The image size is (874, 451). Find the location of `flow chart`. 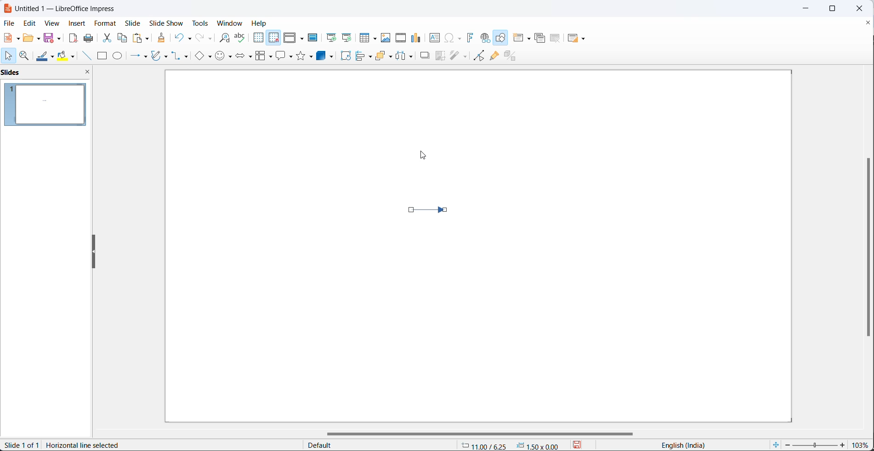

flow chart is located at coordinates (262, 56).